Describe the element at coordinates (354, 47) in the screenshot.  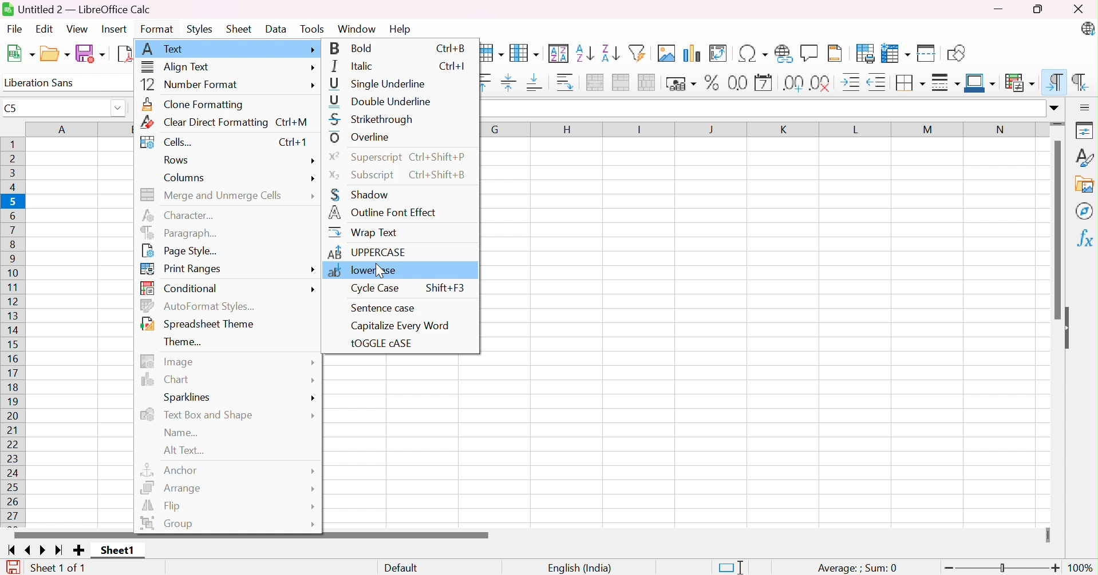
I see `Bold` at that location.